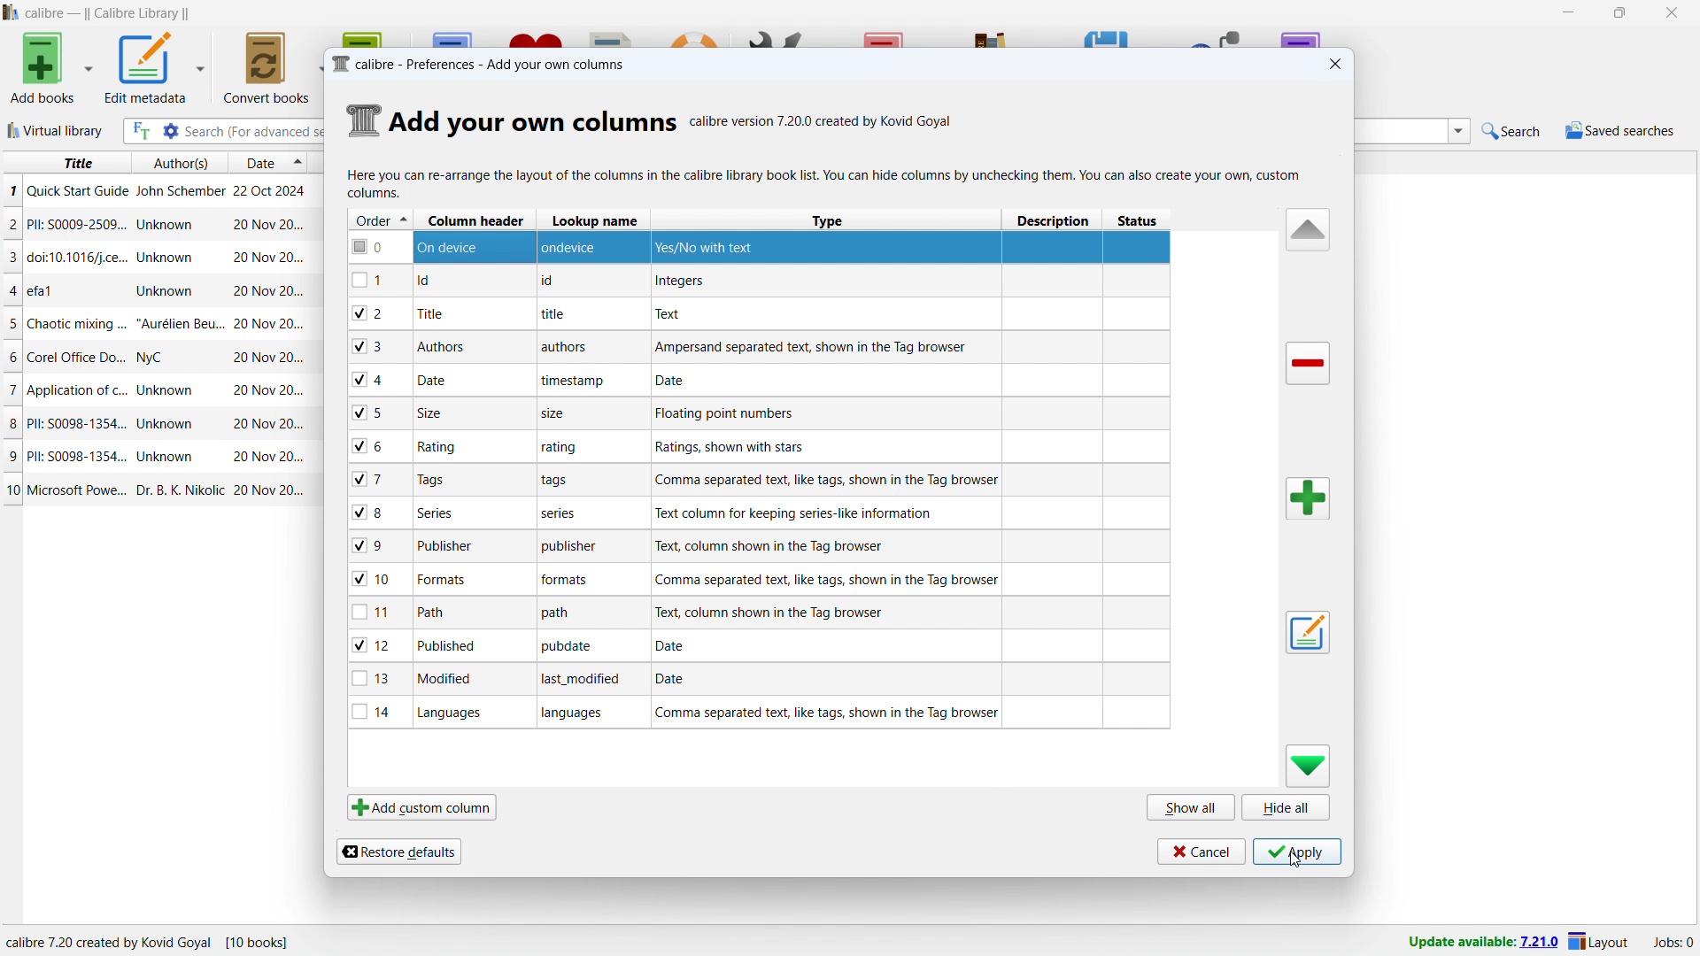 The image size is (1700, 956). What do you see at coordinates (1674, 943) in the screenshot?
I see `active jobs` at bounding box center [1674, 943].